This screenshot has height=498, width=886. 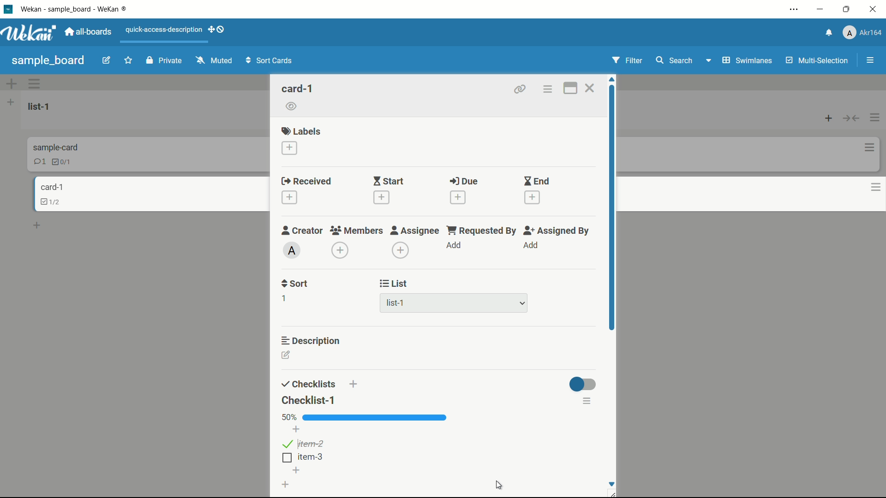 What do you see at coordinates (289, 148) in the screenshot?
I see `add label` at bounding box center [289, 148].